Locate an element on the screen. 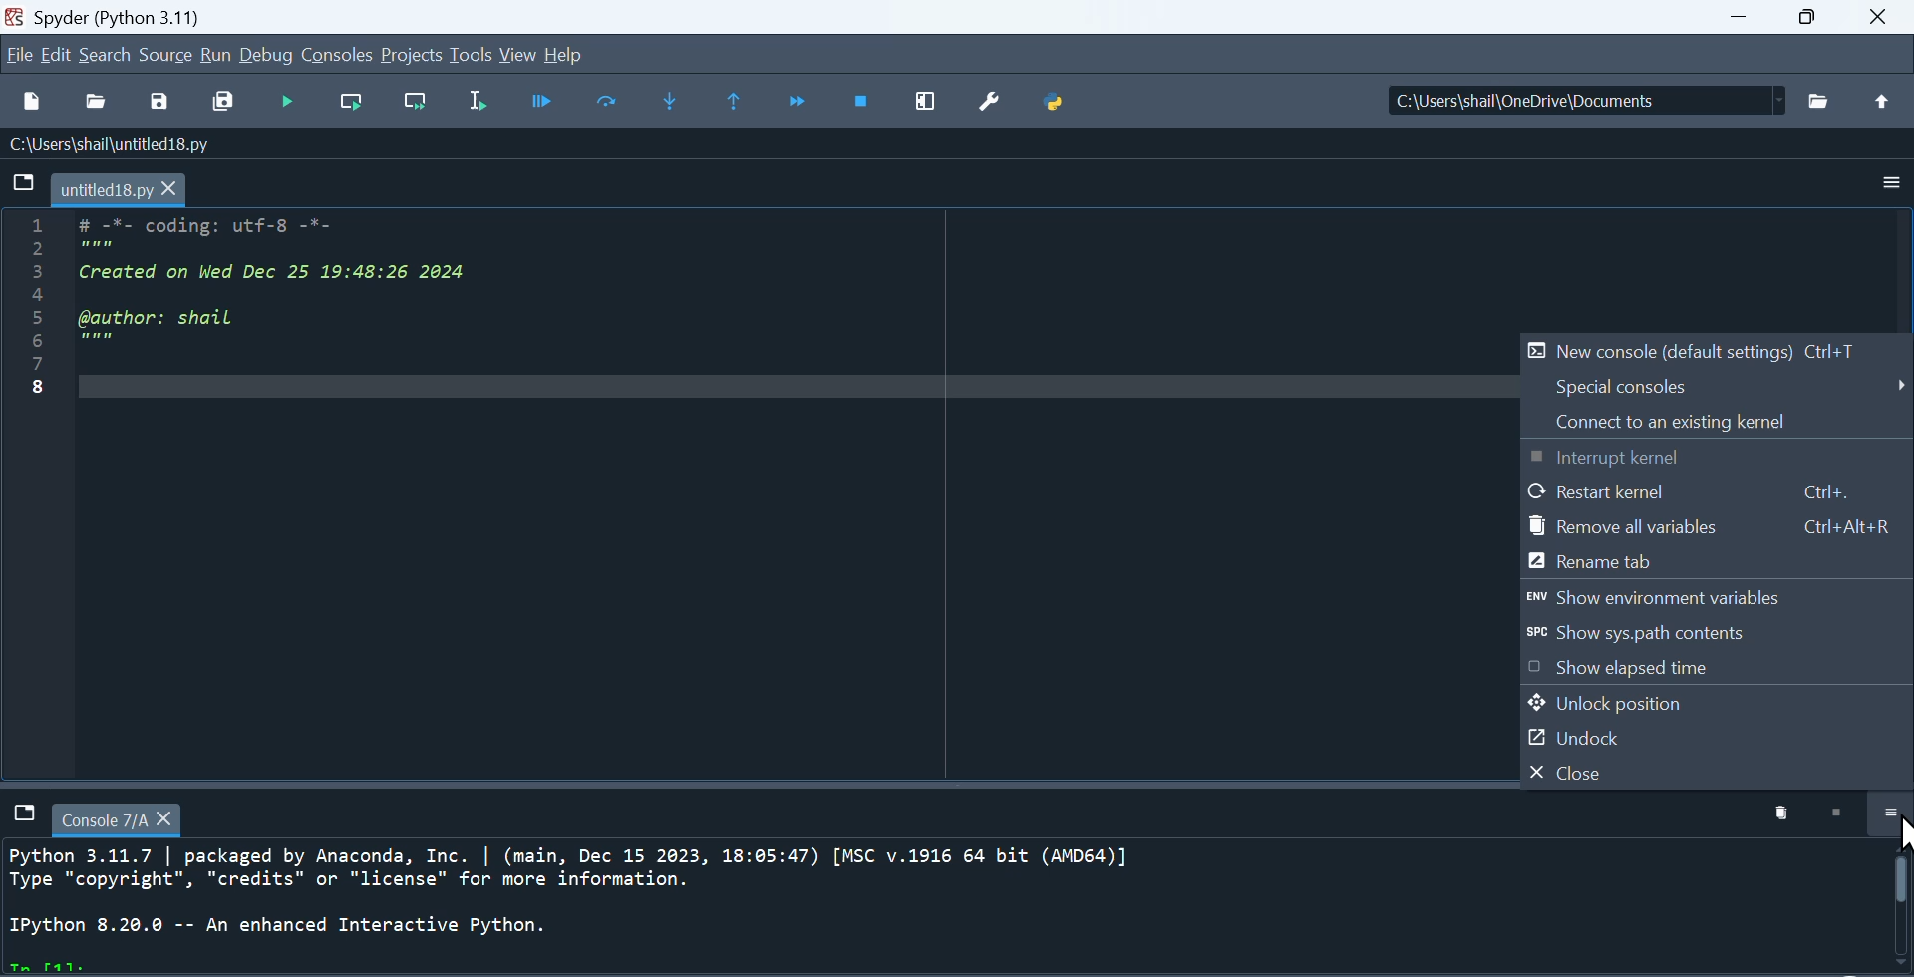 This screenshot has width=1914, height=977. delete kernel is located at coordinates (1787, 814).